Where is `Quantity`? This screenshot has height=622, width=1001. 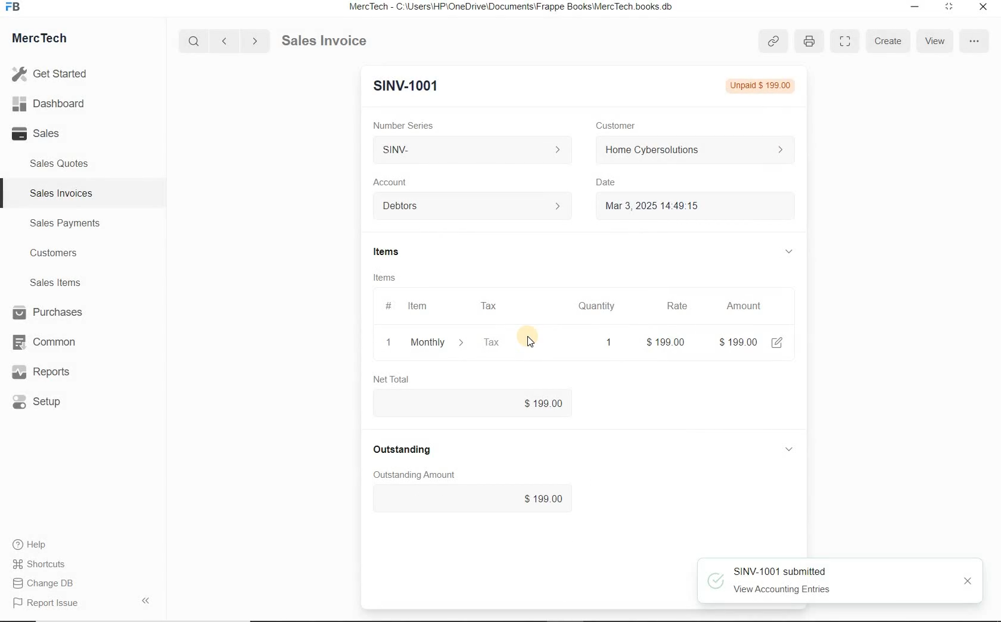
Quantity is located at coordinates (589, 308).